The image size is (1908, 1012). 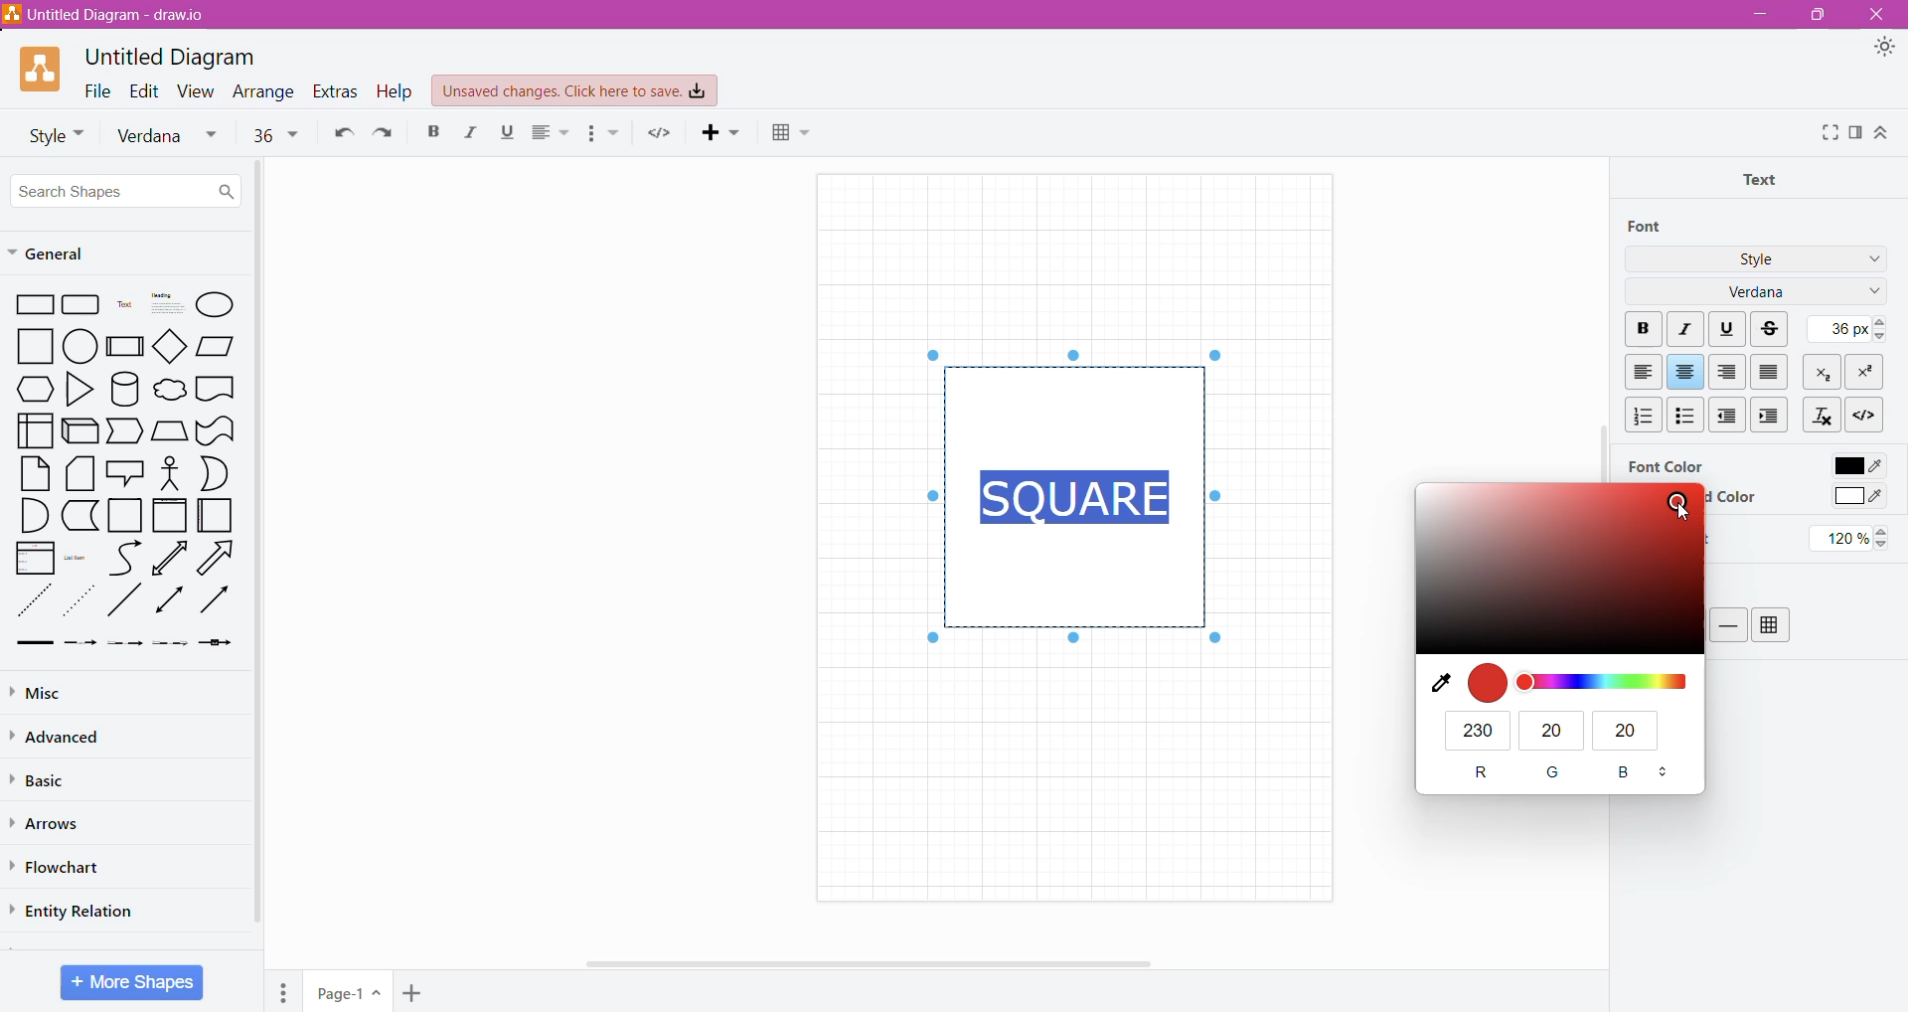 What do you see at coordinates (172, 136) in the screenshot?
I see `Font type` at bounding box center [172, 136].